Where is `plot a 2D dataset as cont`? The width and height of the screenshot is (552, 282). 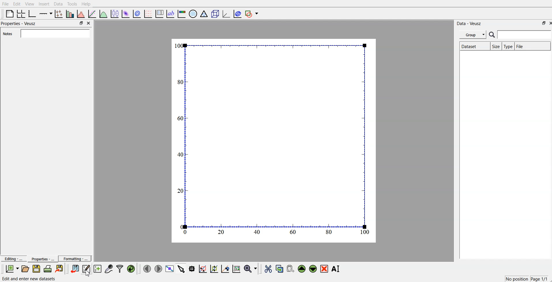
plot a 2D dataset as cont is located at coordinates (137, 14).